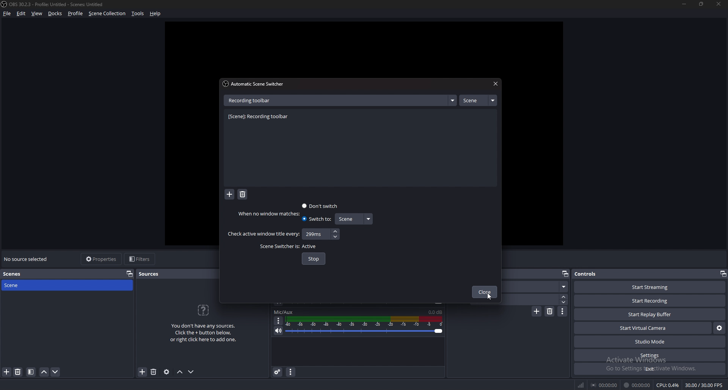 The image size is (728, 390). What do you see at coordinates (130, 273) in the screenshot?
I see `pop out` at bounding box center [130, 273].